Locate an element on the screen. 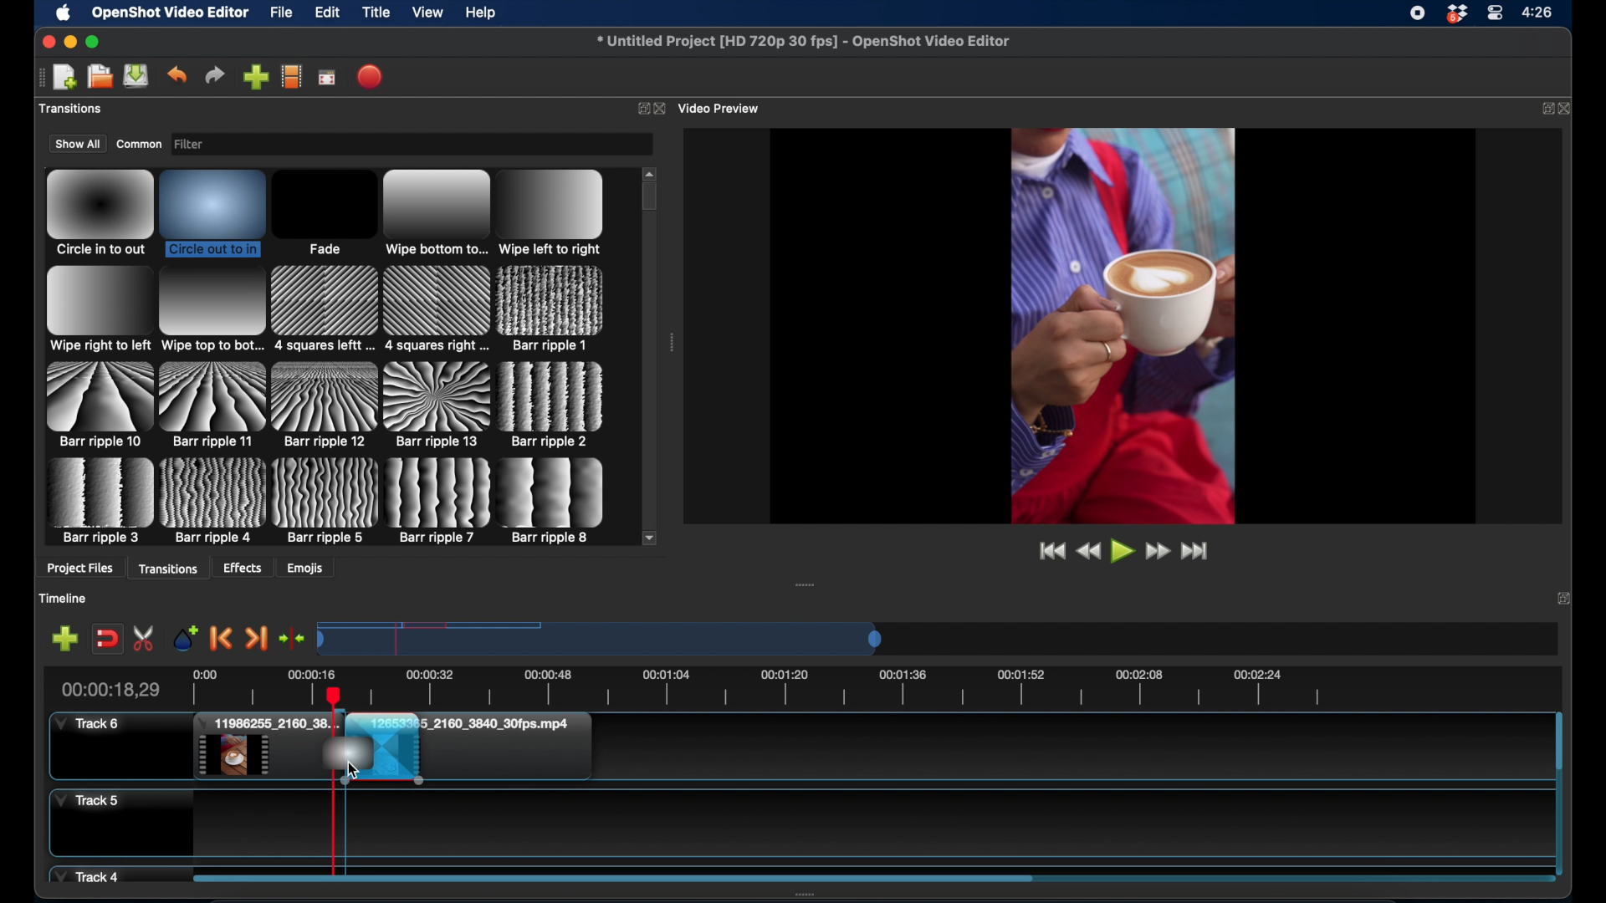 The image size is (1606, 903). center the timeline playhead is located at coordinates (293, 640).